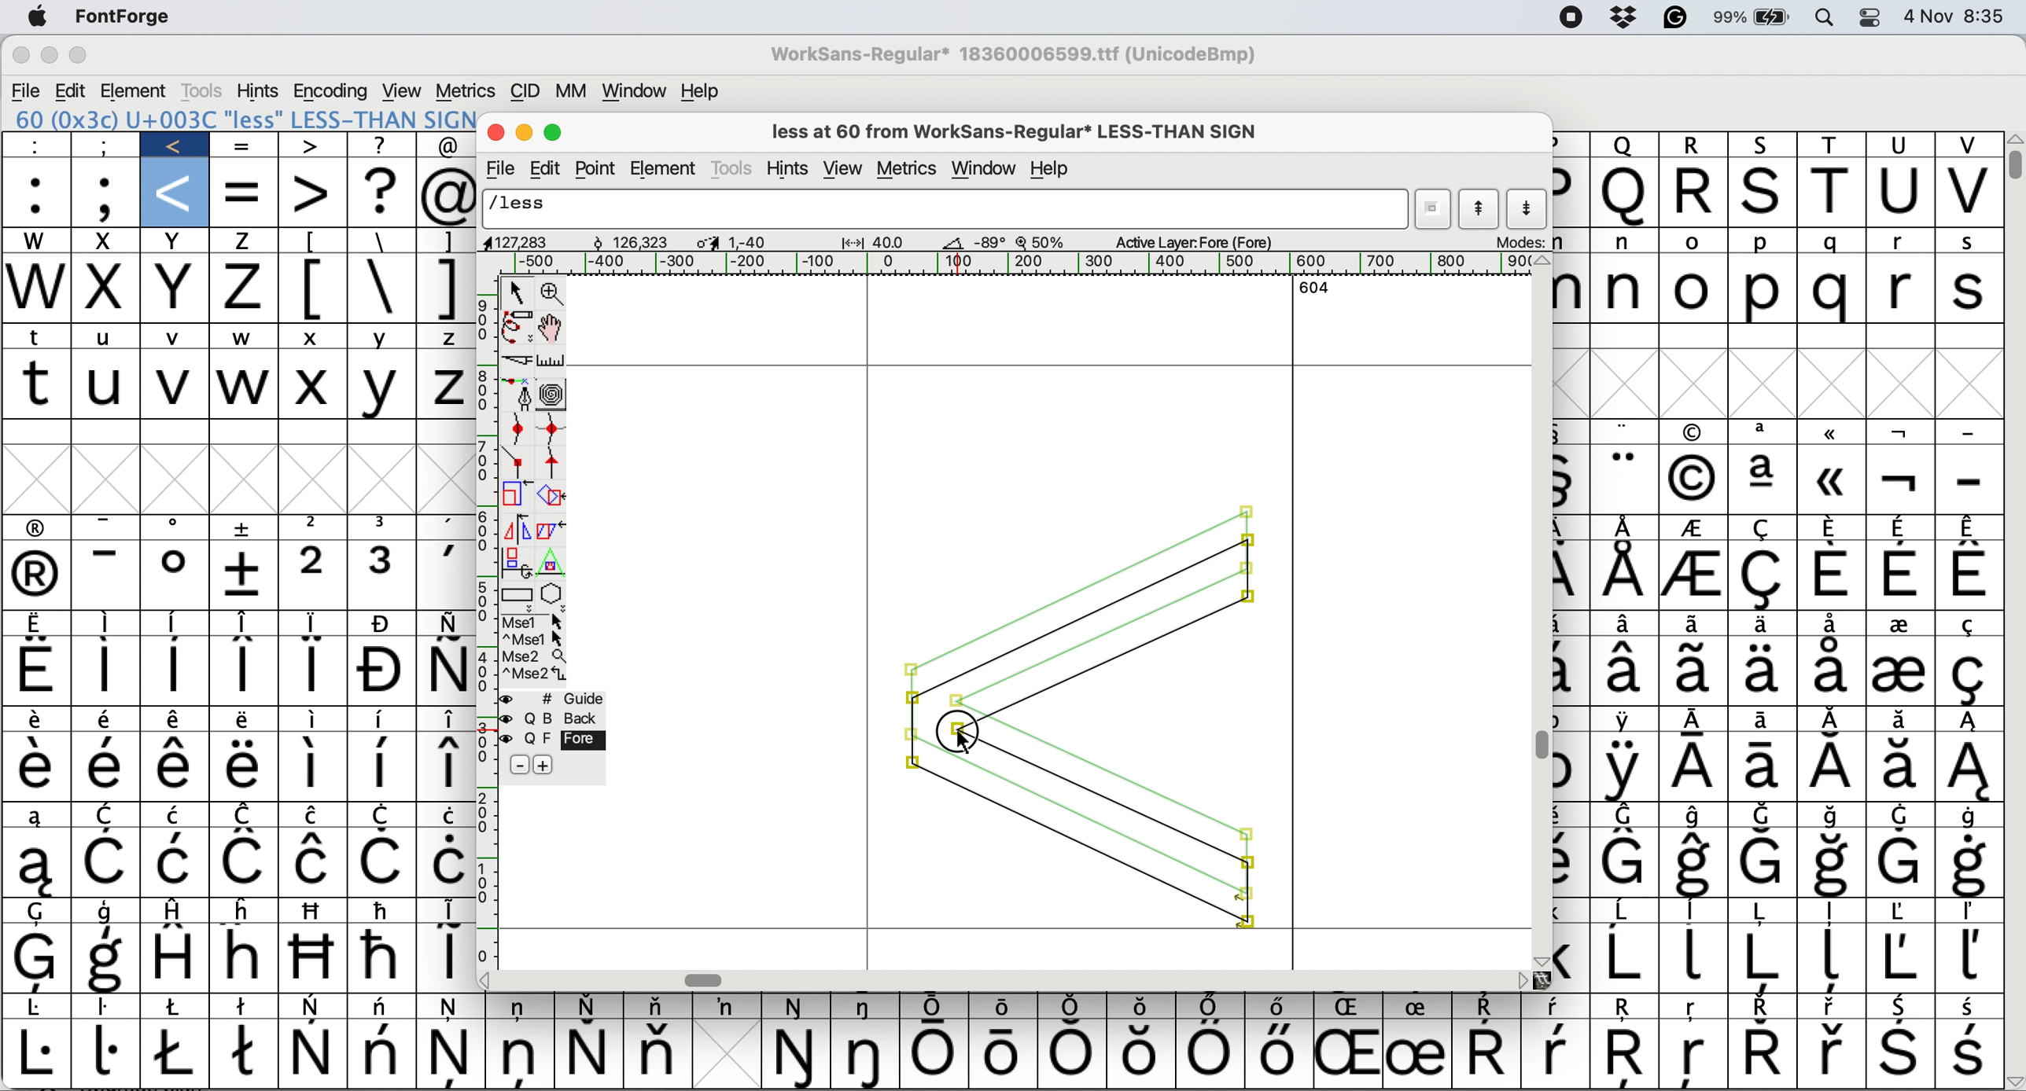 Image resolution: width=2026 pixels, height=1091 pixels. Describe the element at coordinates (1897, 959) in the screenshot. I see `Symbol` at that location.